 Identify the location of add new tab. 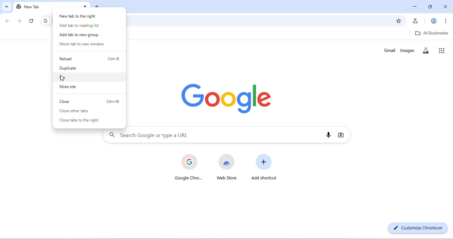
(98, 6).